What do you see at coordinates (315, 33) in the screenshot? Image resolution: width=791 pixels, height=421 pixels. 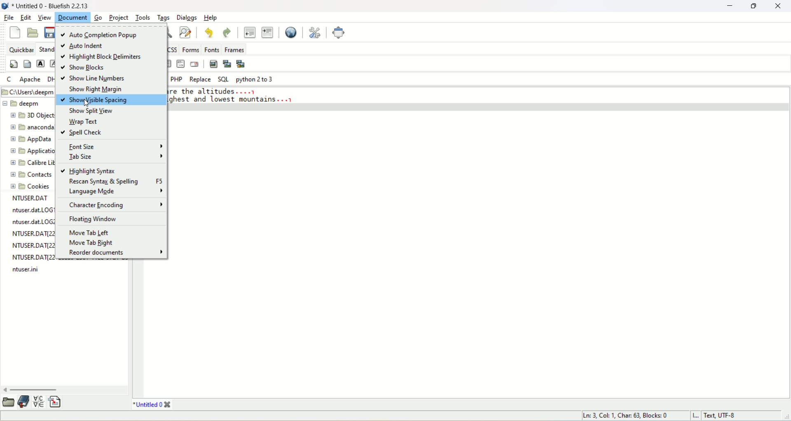 I see `edit preferences` at bounding box center [315, 33].